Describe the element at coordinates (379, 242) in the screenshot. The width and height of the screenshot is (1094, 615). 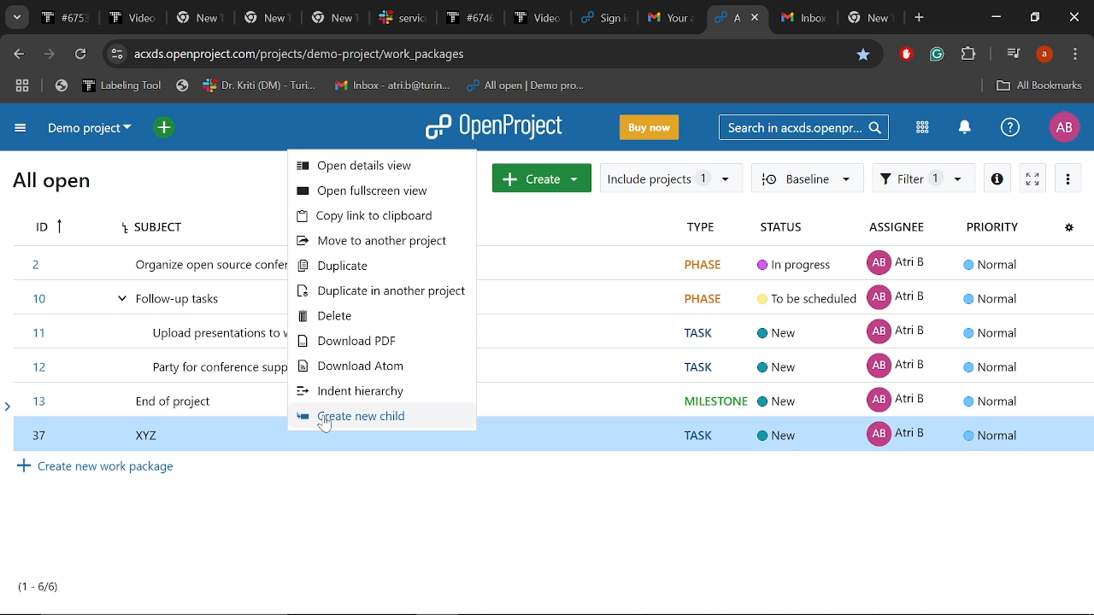
I see `Move to another project` at that location.